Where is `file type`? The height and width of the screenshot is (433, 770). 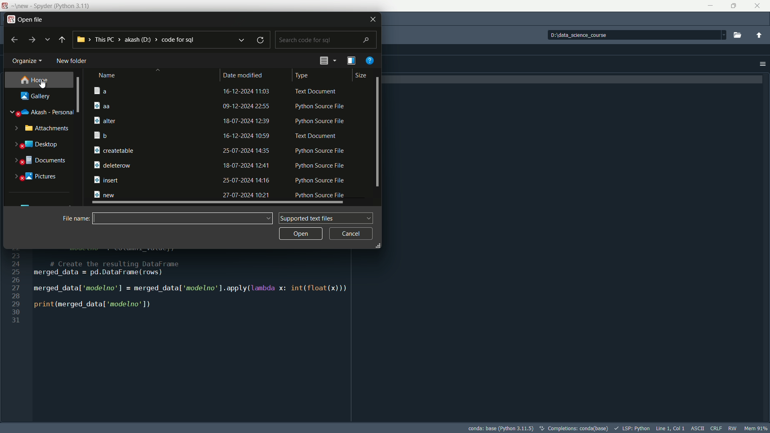 file type is located at coordinates (319, 137).